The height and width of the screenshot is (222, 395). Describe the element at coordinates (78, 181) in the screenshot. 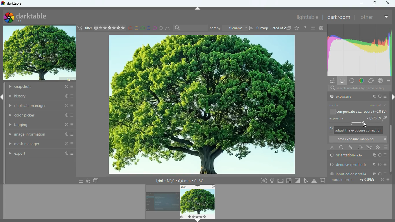

I see `menu` at that location.